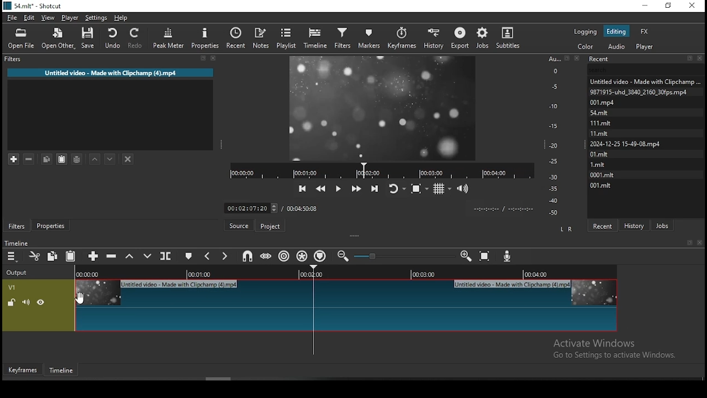 The height and width of the screenshot is (398, 707). What do you see at coordinates (700, 242) in the screenshot?
I see `close` at bounding box center [700, 242].